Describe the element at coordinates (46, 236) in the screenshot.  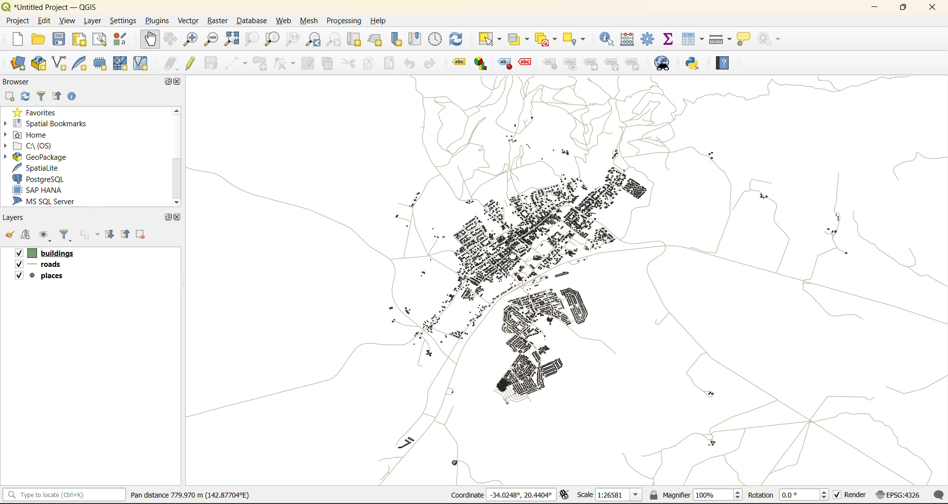
I see `manage map` at that location.